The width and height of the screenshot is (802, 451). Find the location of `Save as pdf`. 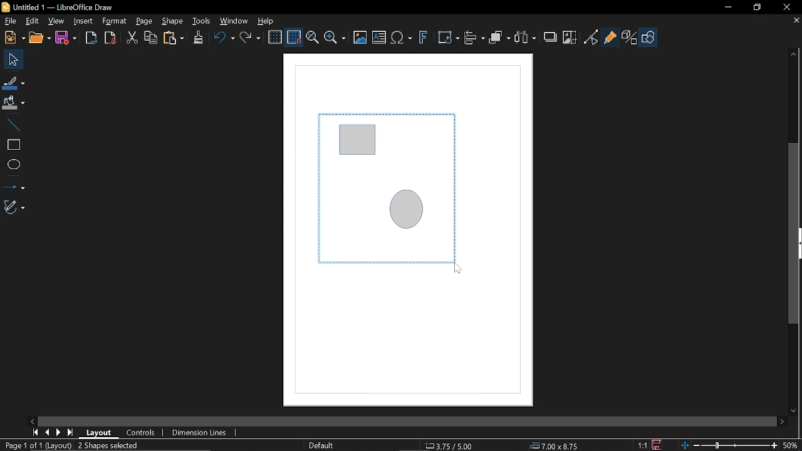

Save as pdf is located at coordinates (110, 38).